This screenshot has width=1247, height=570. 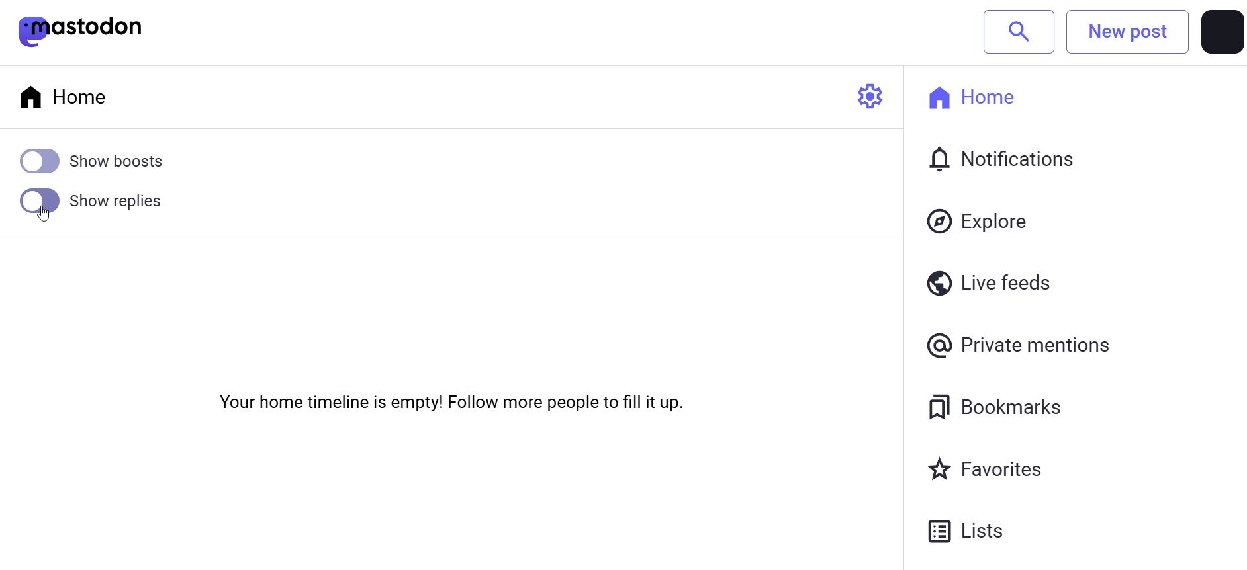 I want to click on notification, so click(x=1007, y=161).